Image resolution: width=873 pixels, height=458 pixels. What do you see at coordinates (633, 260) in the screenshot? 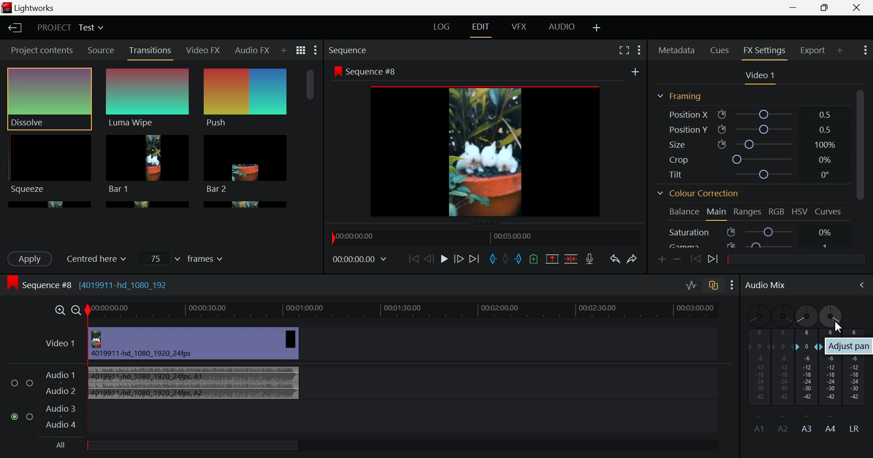
I see `Redo` at bounding box center [633, 260].